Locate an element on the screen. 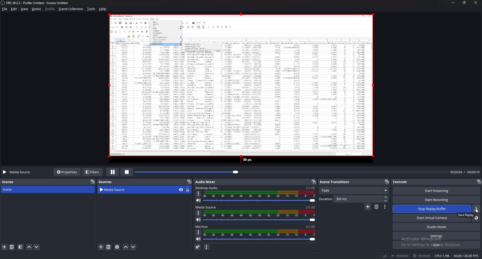 The image size is (482, 259). 00:00:05 / -00:00:23 is located at coordinates (465, 172).